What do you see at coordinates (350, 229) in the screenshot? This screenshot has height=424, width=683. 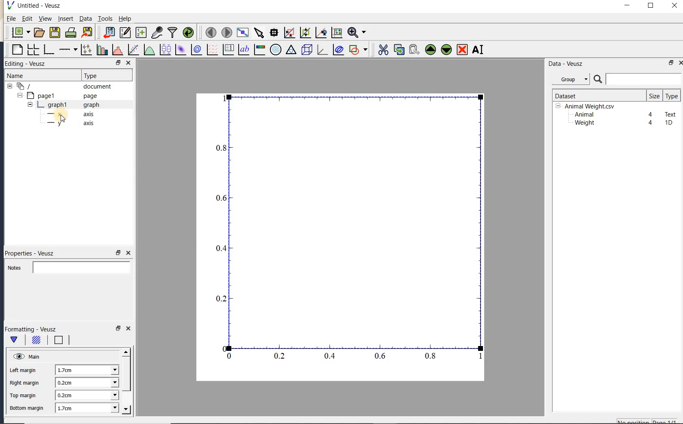 I see `graph` at bounding box center [350, 229].